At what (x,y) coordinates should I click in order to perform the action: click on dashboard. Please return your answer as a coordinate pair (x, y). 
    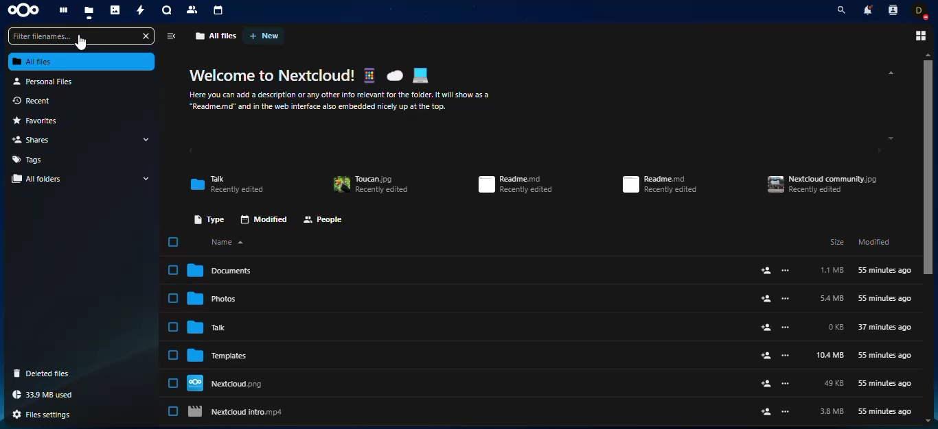
    Looking at the image, I should click on (64, 11).